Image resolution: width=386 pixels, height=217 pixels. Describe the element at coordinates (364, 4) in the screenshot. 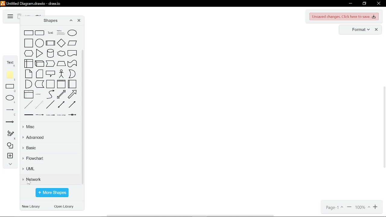

I see `restore down` at that location.